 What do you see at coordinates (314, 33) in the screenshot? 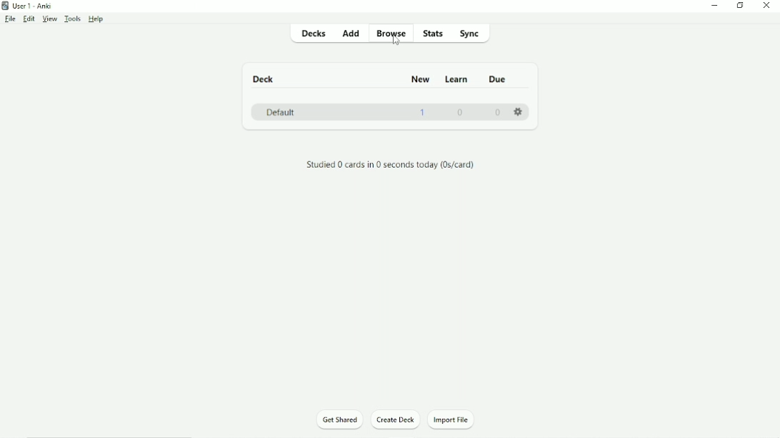
I see `Decks` at bounding box center [314, 33].